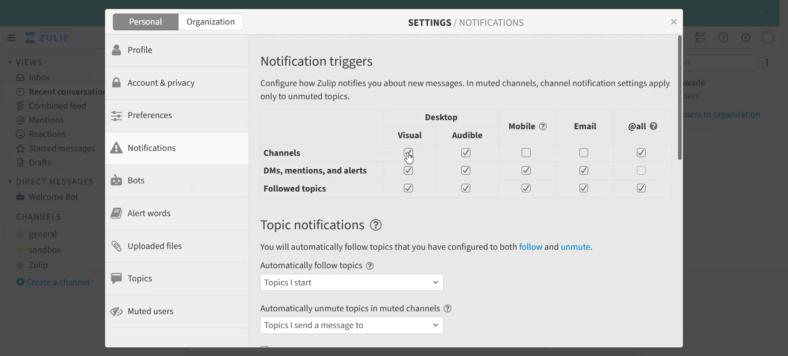 This screenshot has width=788, height=356. Describe the element at coordinates (167, 83) in the screenshot. I see `Account & privacy` at that location.